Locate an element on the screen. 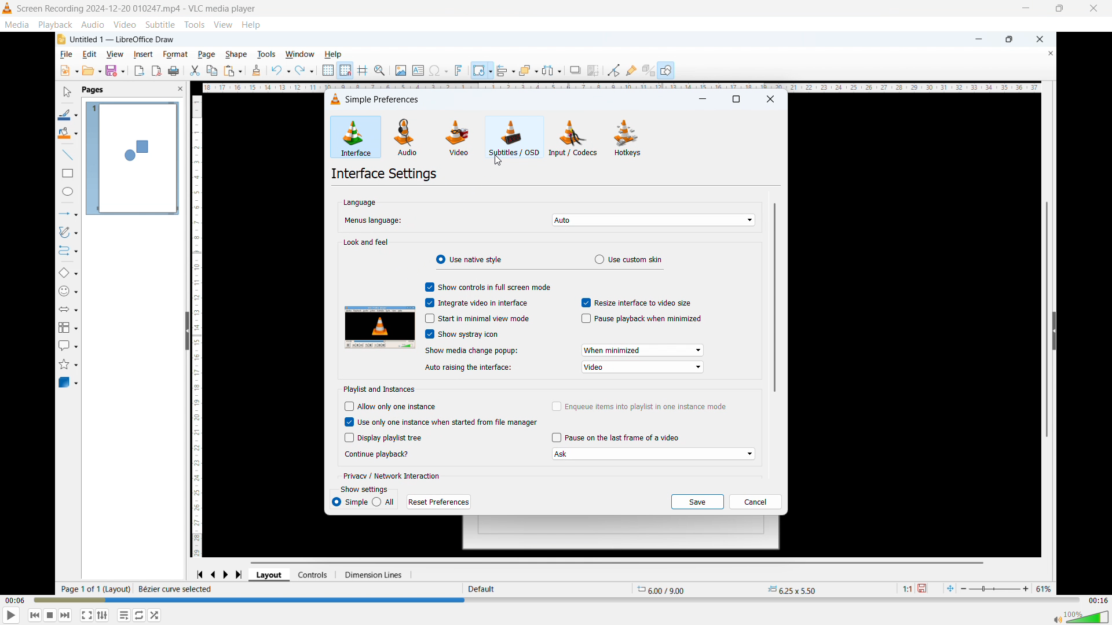 This screenshot has height=625, width=1112. Allow only one instance  is located at coordinates (392, 407).